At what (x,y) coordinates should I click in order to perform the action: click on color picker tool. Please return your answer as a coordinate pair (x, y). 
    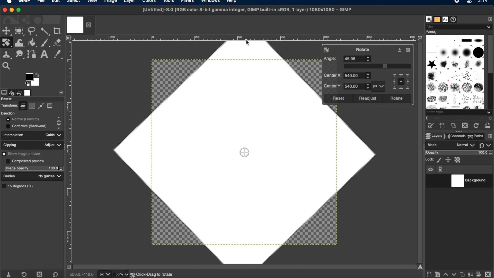
    Looking at the image, I should click on (58, 55).